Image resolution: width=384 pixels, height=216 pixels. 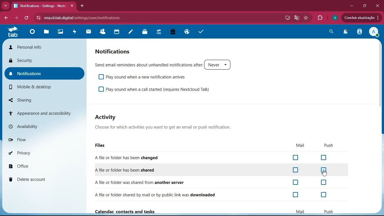 I want to click on shared, so click(x=135, y=170).